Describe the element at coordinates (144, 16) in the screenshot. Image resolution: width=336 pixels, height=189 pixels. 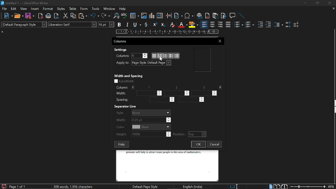
I see `Insert Image` at that location.